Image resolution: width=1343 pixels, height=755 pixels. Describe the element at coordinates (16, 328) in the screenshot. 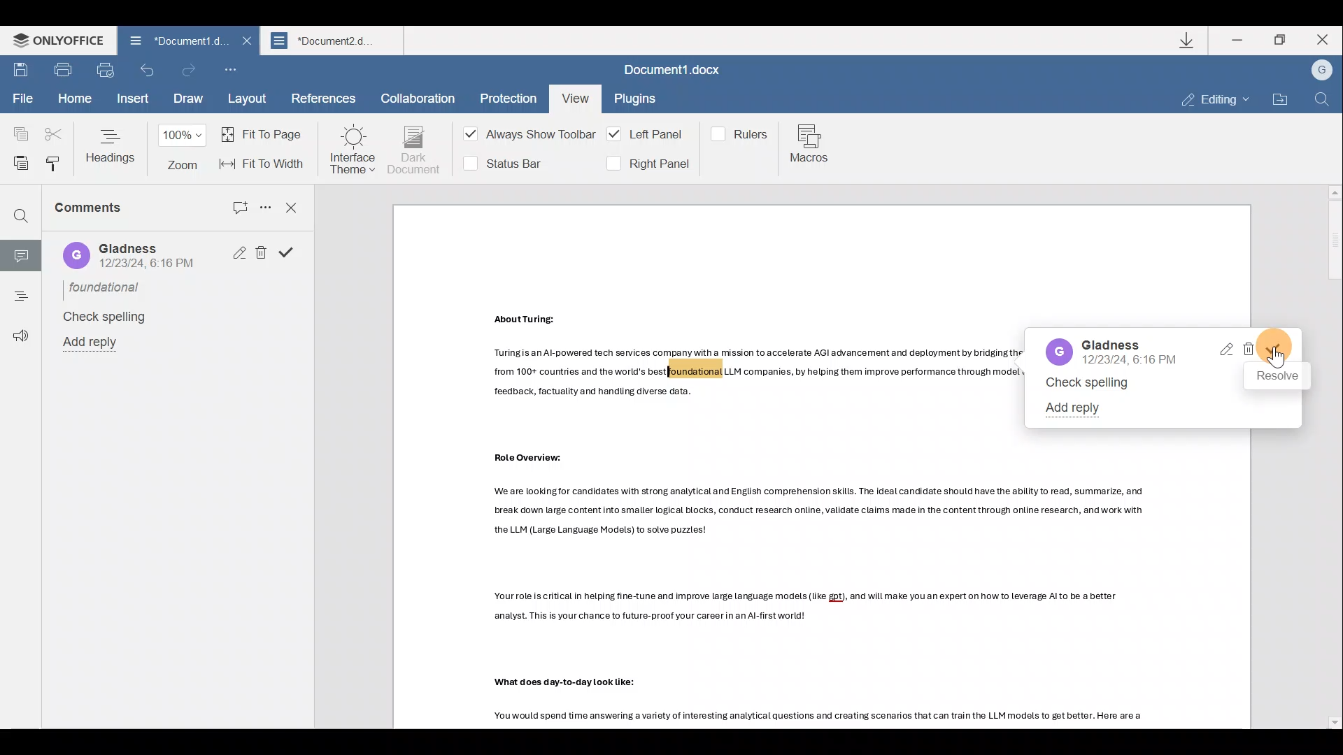

I see `Feedback & support` at that location.